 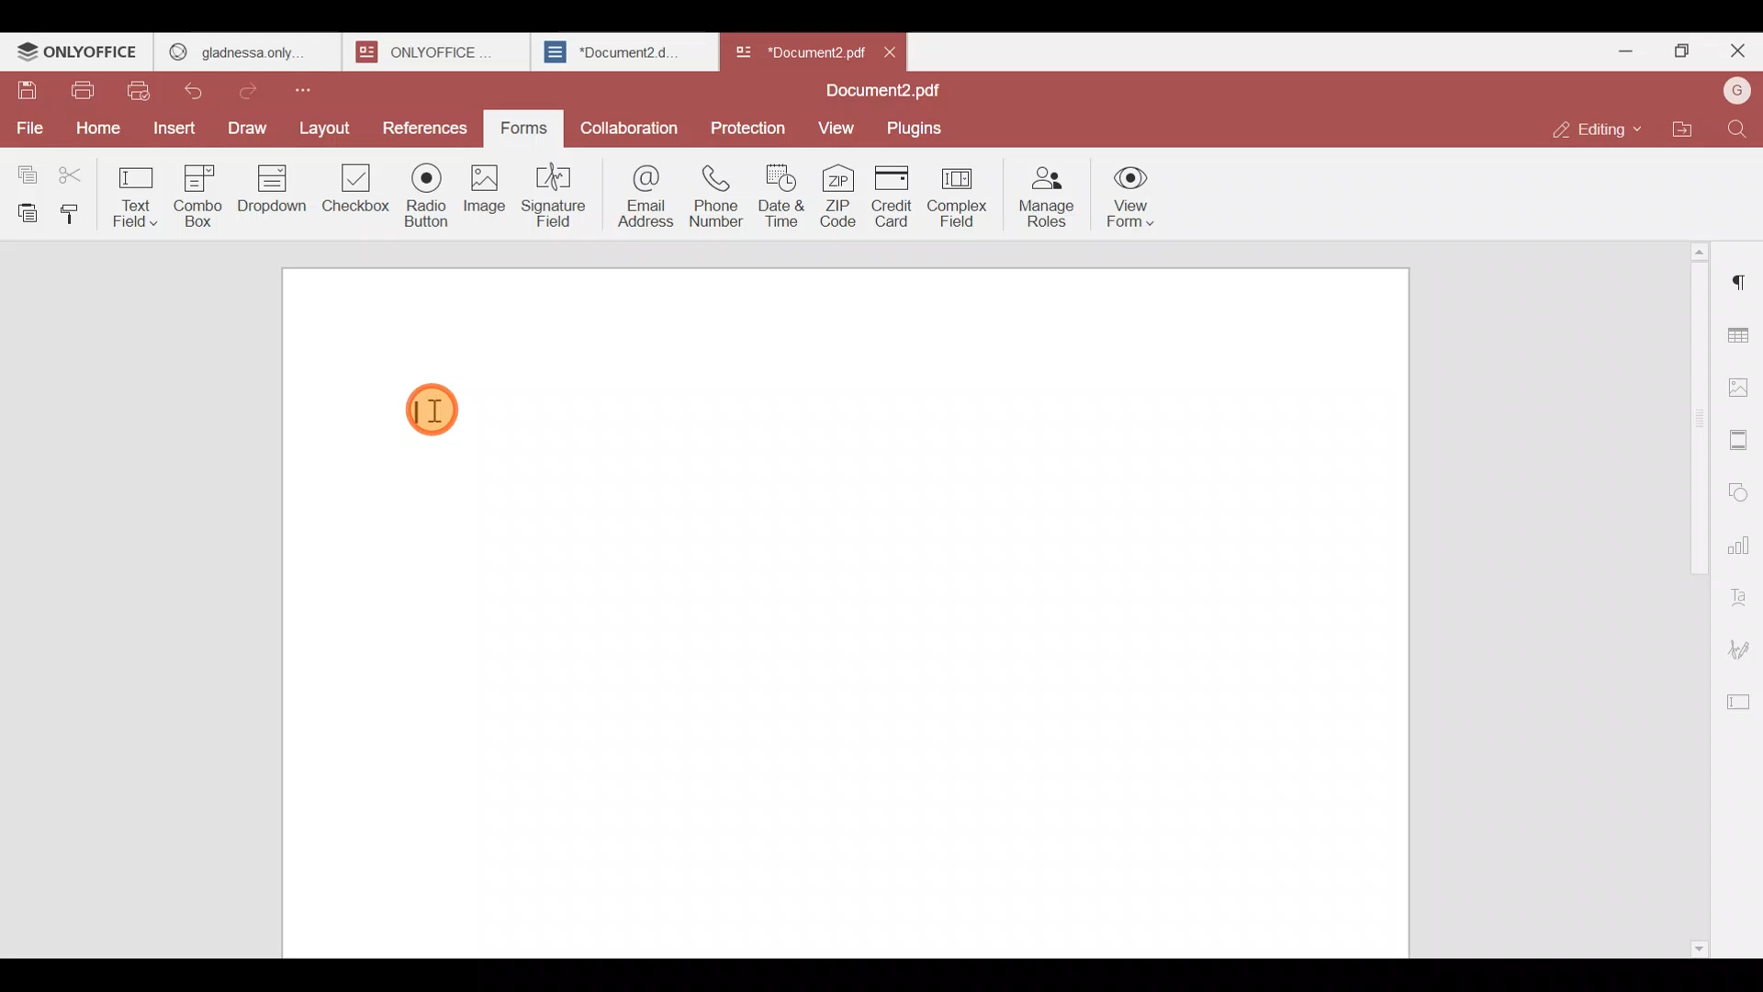 I want to click on References, so click(x=423, y=123).